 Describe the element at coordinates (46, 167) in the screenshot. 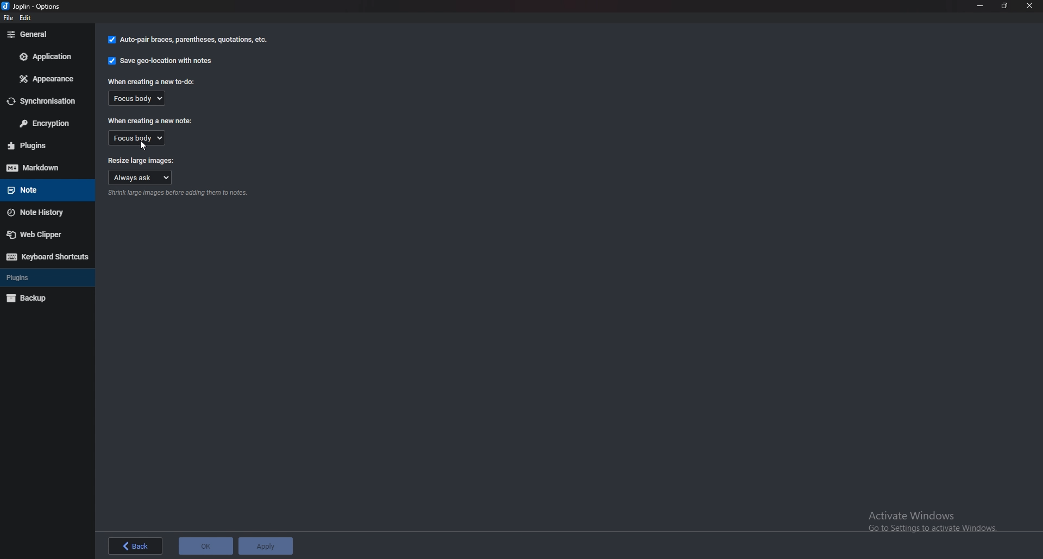

I see `mark down` at that location.